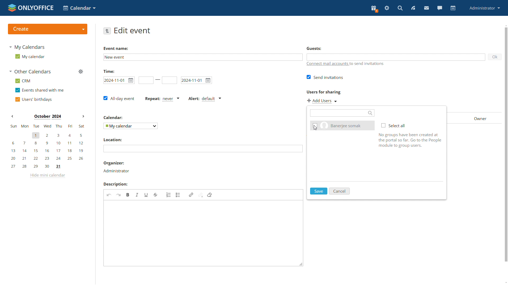 The image size is (508, 285). What do you see at coordinates (453, 8) in the screenshot?
I see `calendar` at bounding box center [453, 8].